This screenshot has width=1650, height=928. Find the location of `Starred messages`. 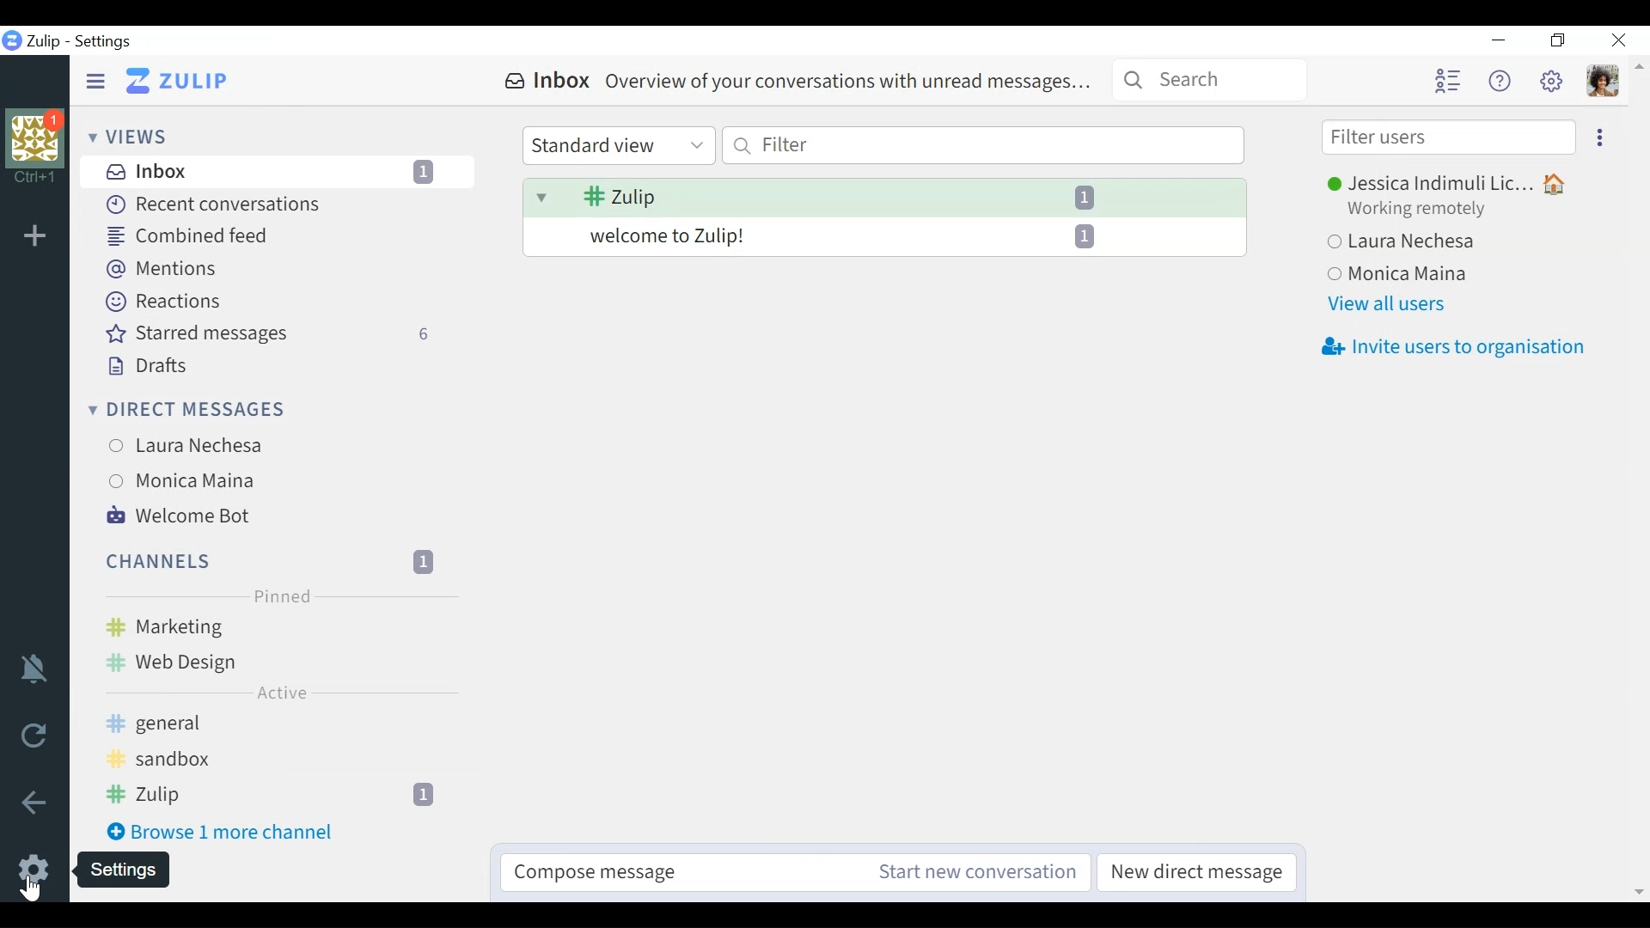

Starred messages is located at coordinates (295, 335).